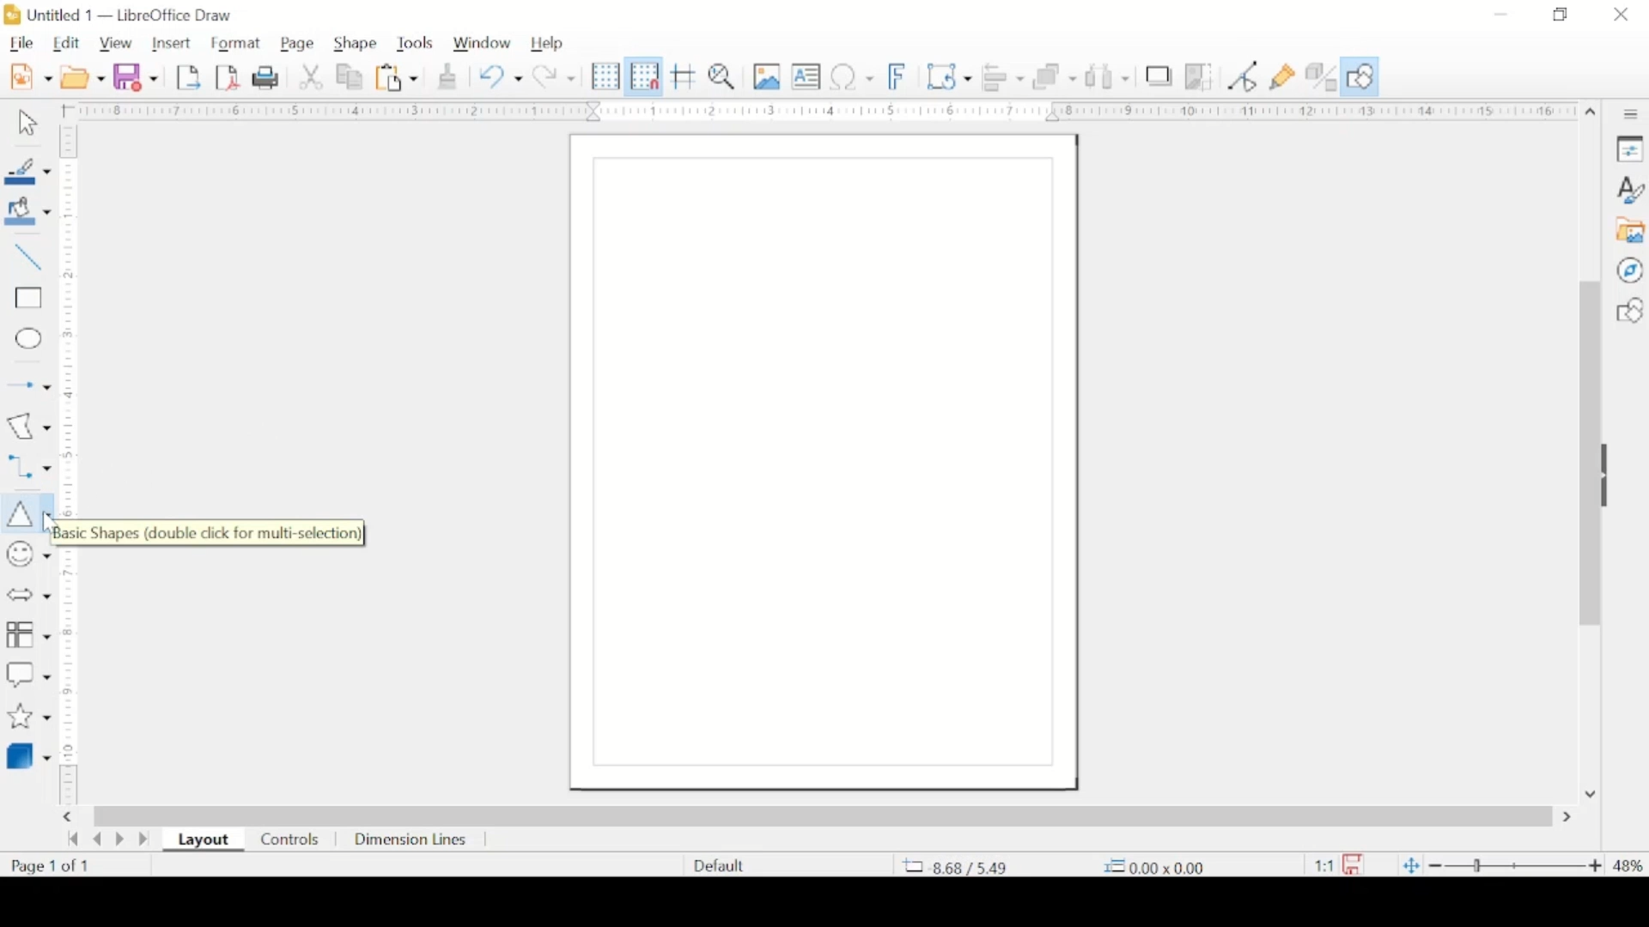 Image resolution: width=1649 pixels, height=927 pixels. I want to click on margin, so click(820, 112).